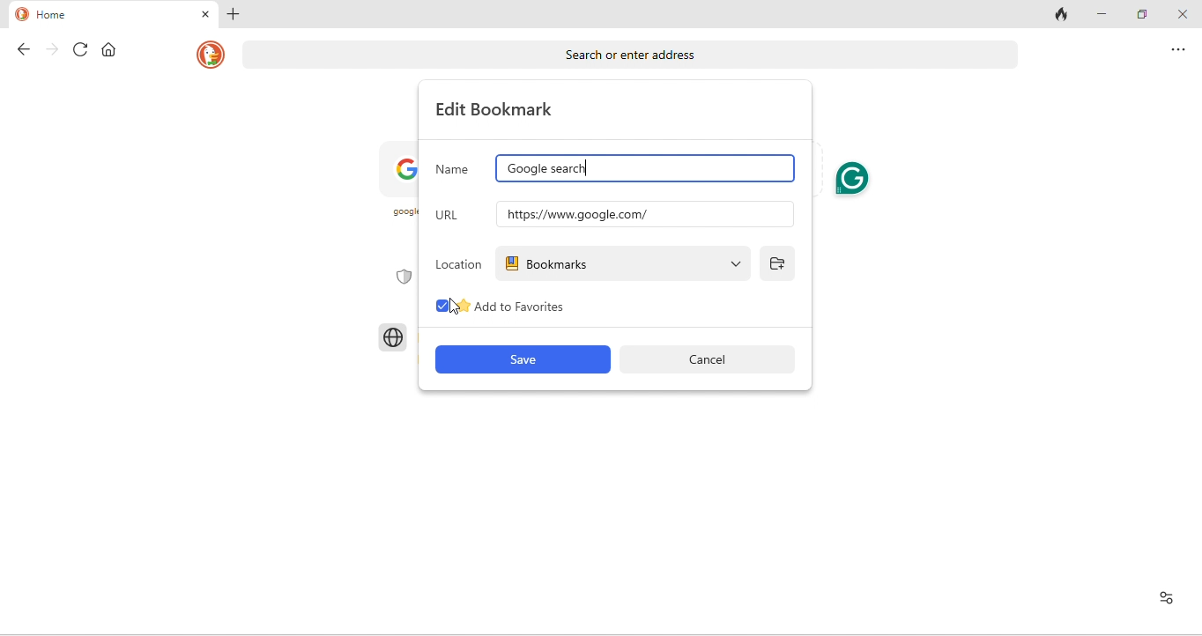  What do you see at coordinates (454, 212) in the screenshot?
I see `url` at bounding box center [454, 212].